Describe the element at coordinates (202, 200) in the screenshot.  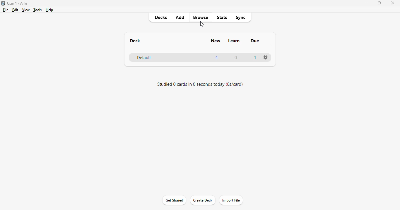
I see `create deck` at that location.